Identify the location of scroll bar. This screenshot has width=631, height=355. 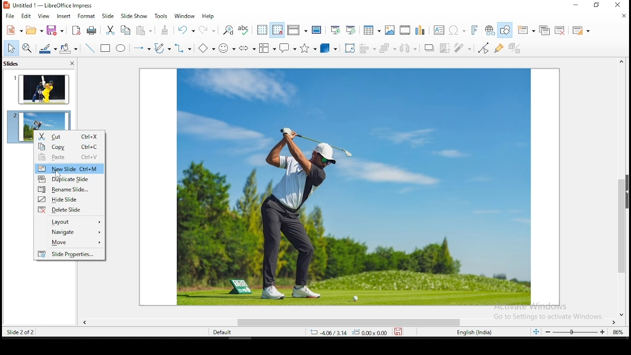
(351, 322).